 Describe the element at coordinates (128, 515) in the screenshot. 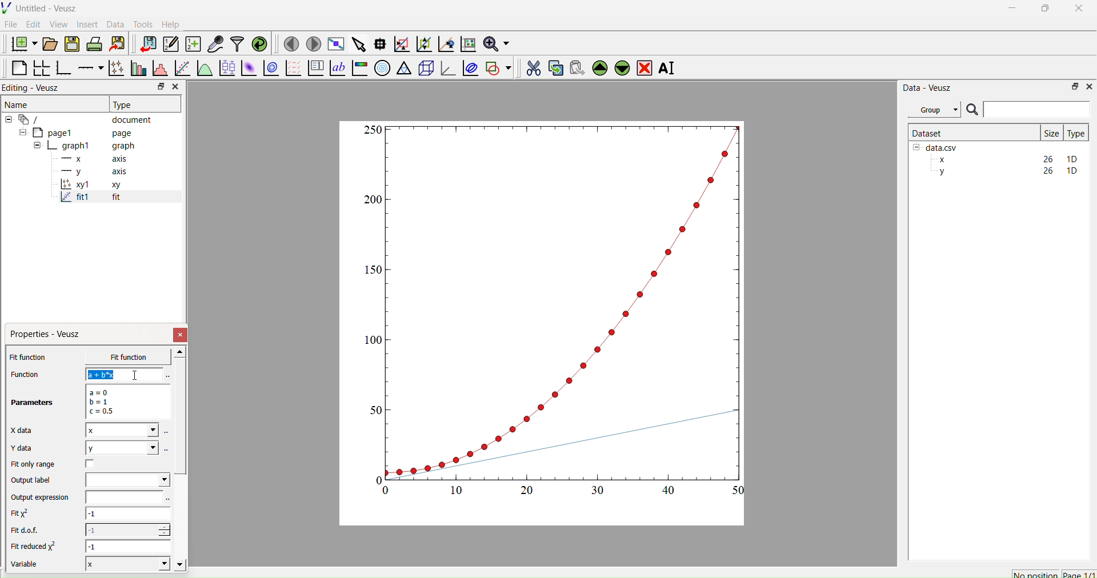

I see `-1` at that location.